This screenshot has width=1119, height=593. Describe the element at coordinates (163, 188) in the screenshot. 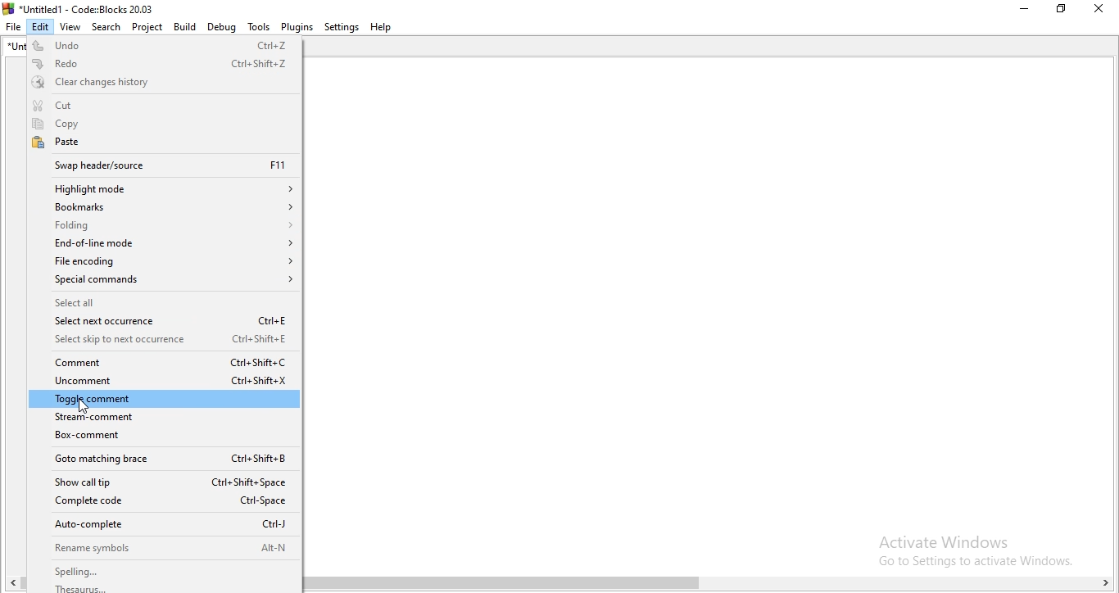

I see `Highlight mode` at that location.